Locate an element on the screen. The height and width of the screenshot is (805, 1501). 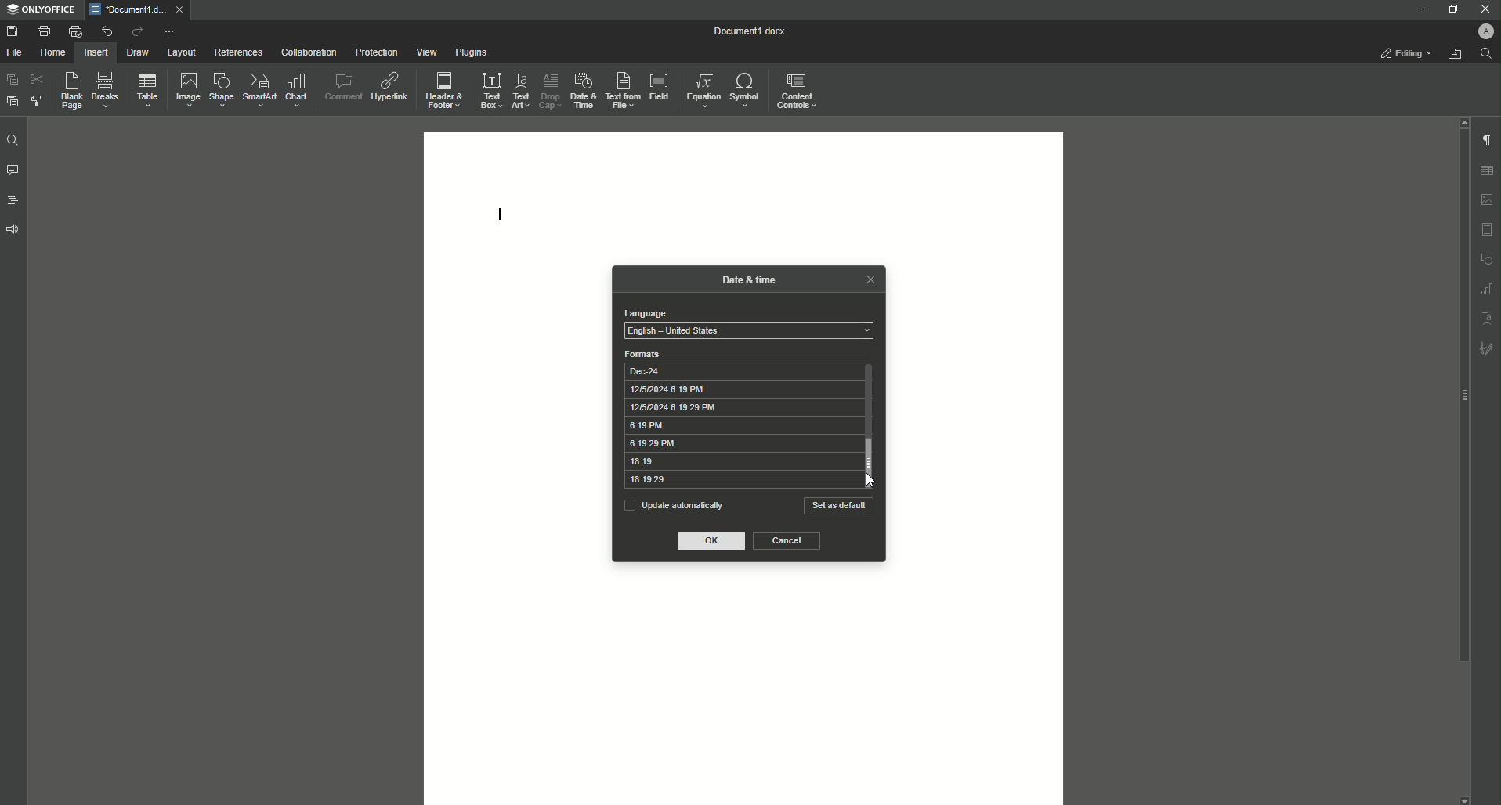
Symbol is located at coordinates (747, 91).